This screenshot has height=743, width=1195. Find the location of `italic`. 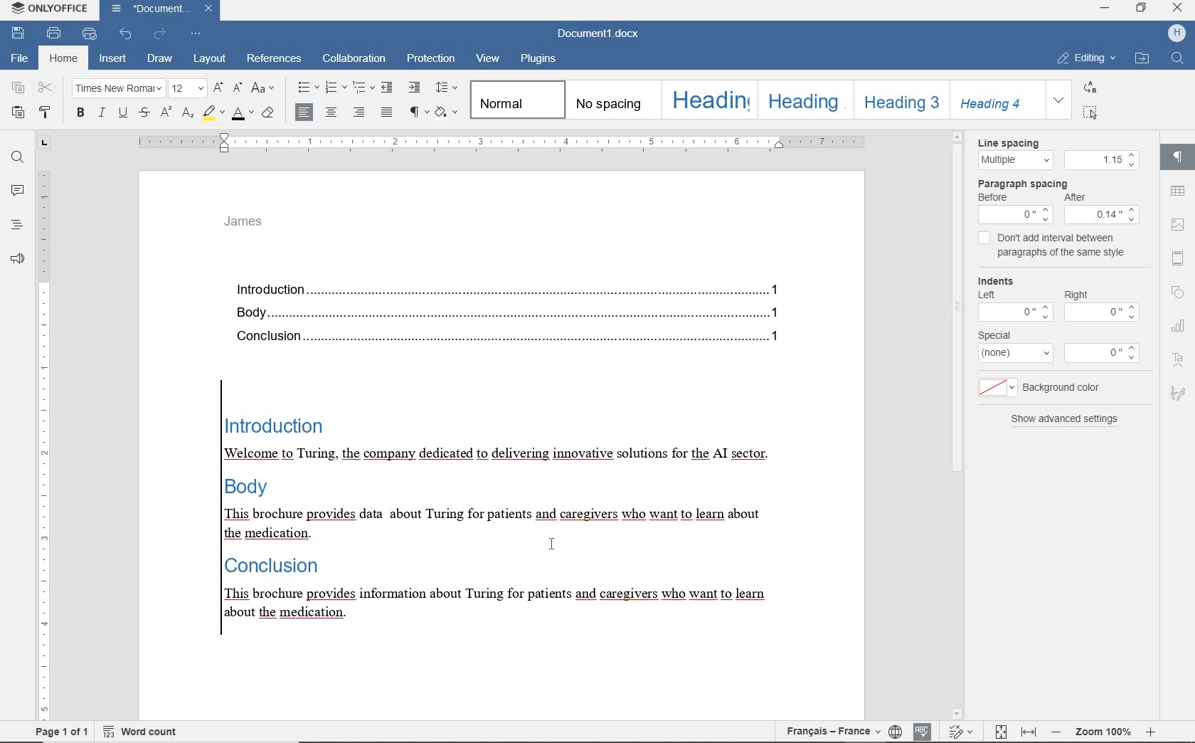

italic is located at coordinates (102, 114).